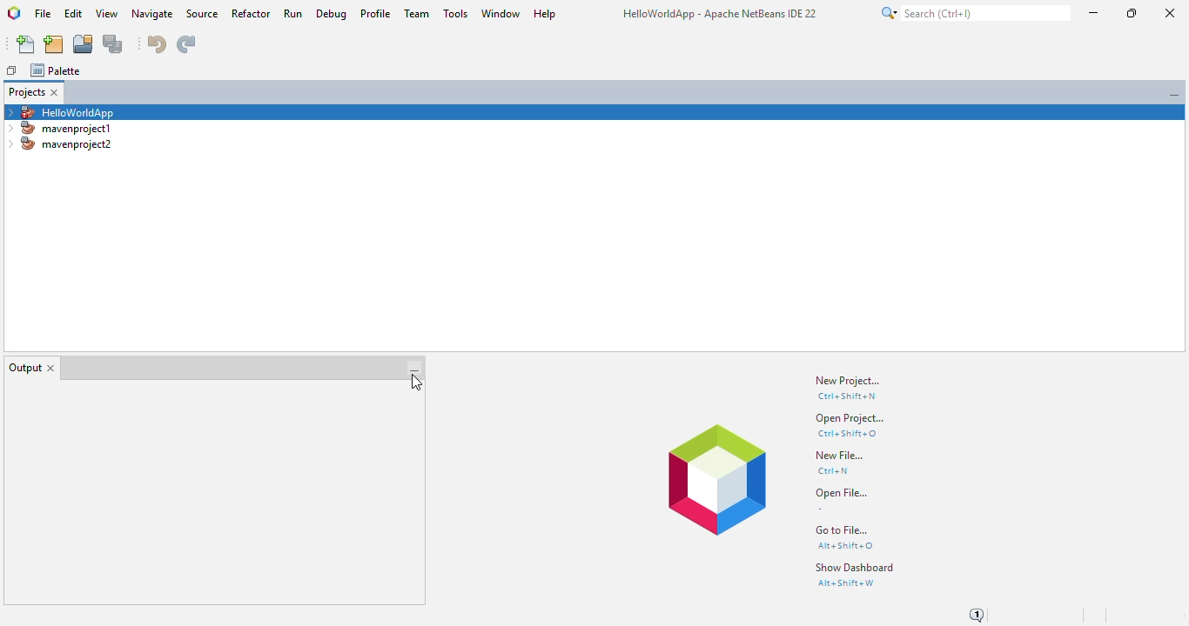 The image size is (1189, 626). Describe the element at coordinates (185, 44) in the screenshot. I see `redo` at that location.